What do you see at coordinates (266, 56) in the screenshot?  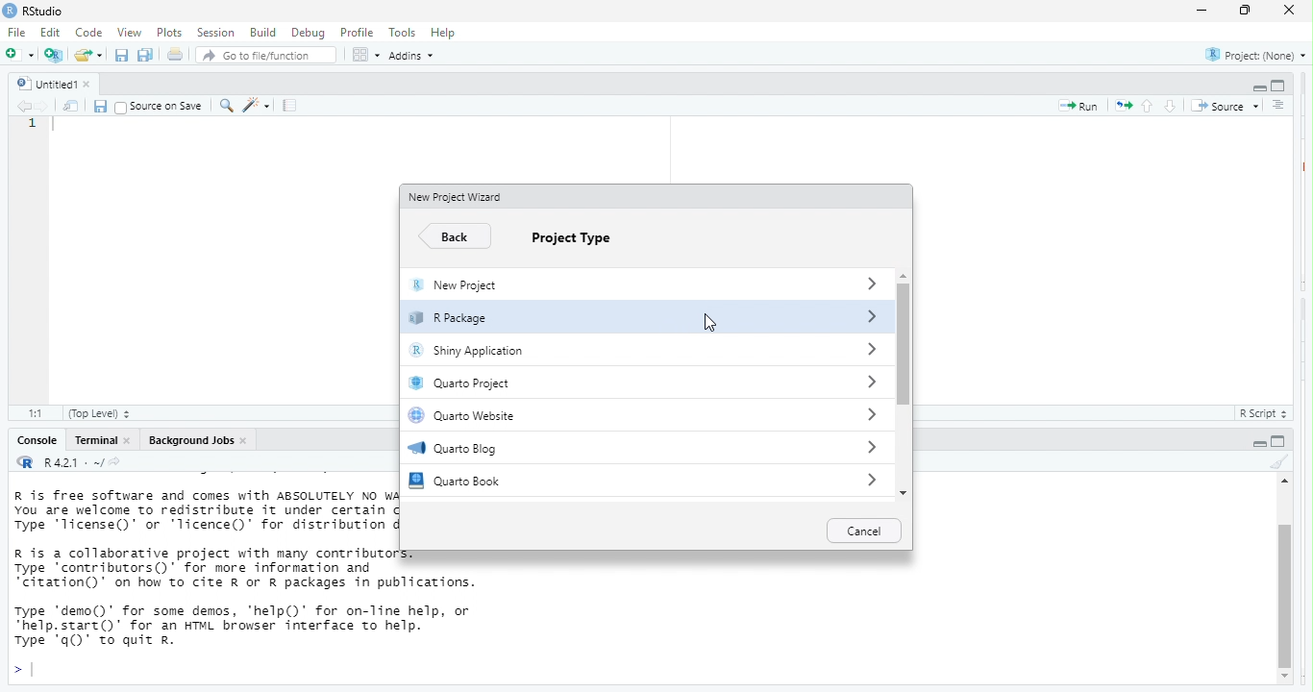 I see ` Go to fie/function` at bounding box center [266, 56].